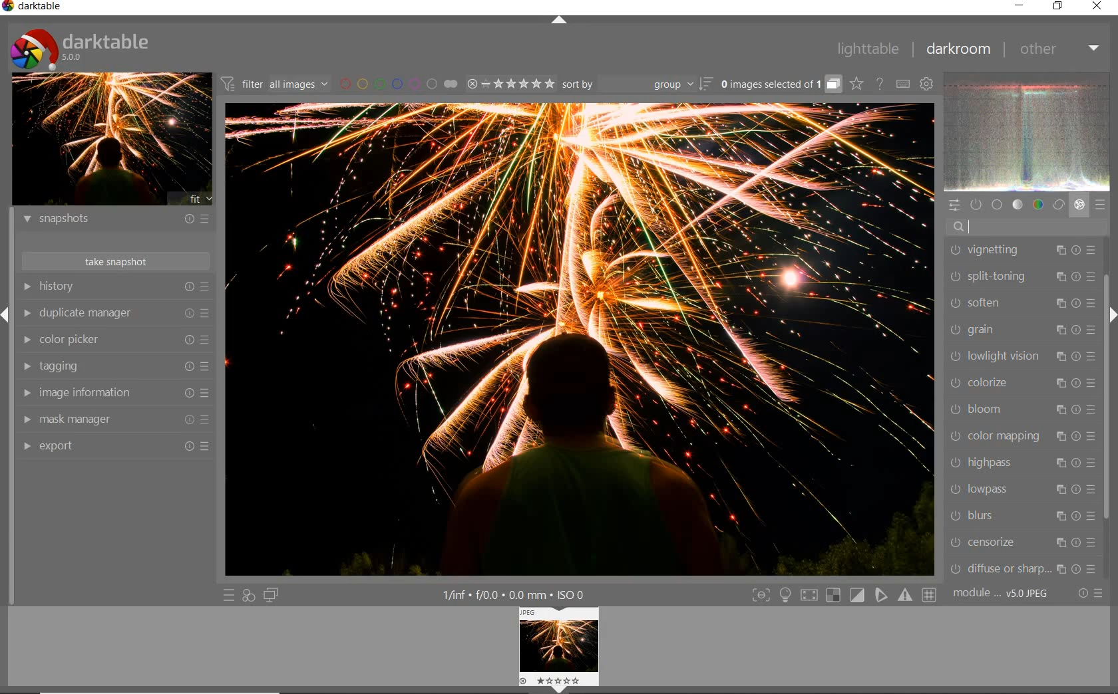 Image resolution: width=1118 pixels, height=694 pixels. I want to click on module..v50JPEG, so click(1000, 594).